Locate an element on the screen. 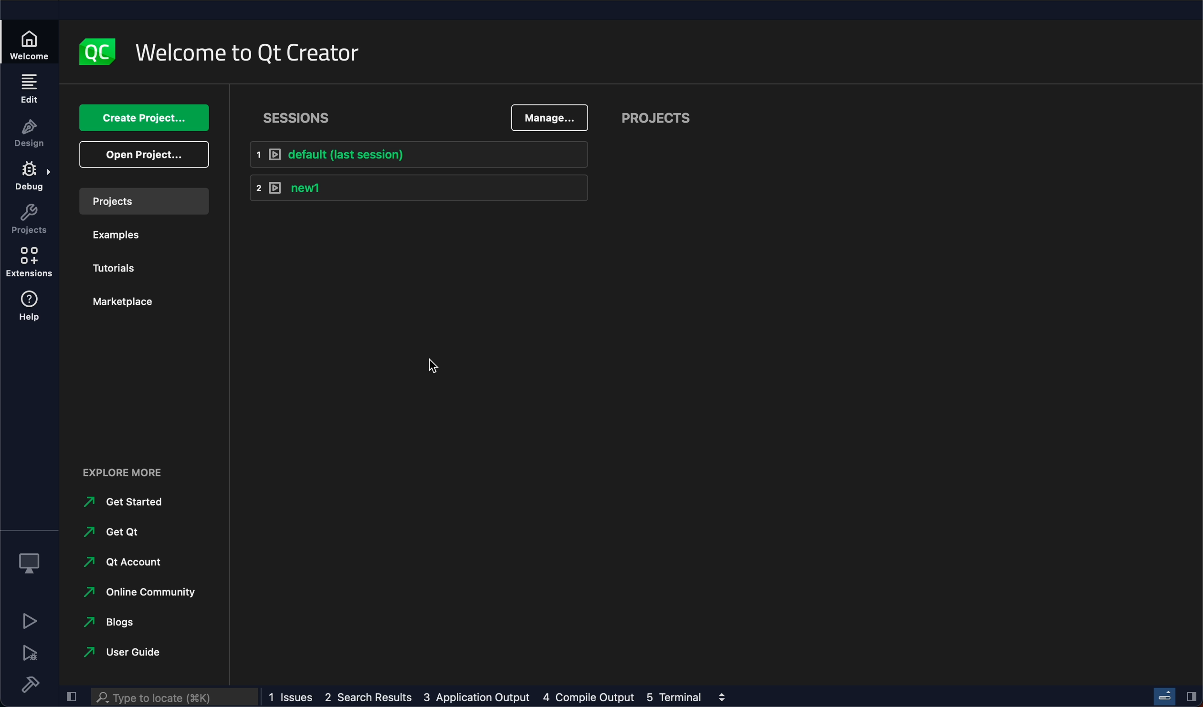  run debug is located at coordinates (29, 653).